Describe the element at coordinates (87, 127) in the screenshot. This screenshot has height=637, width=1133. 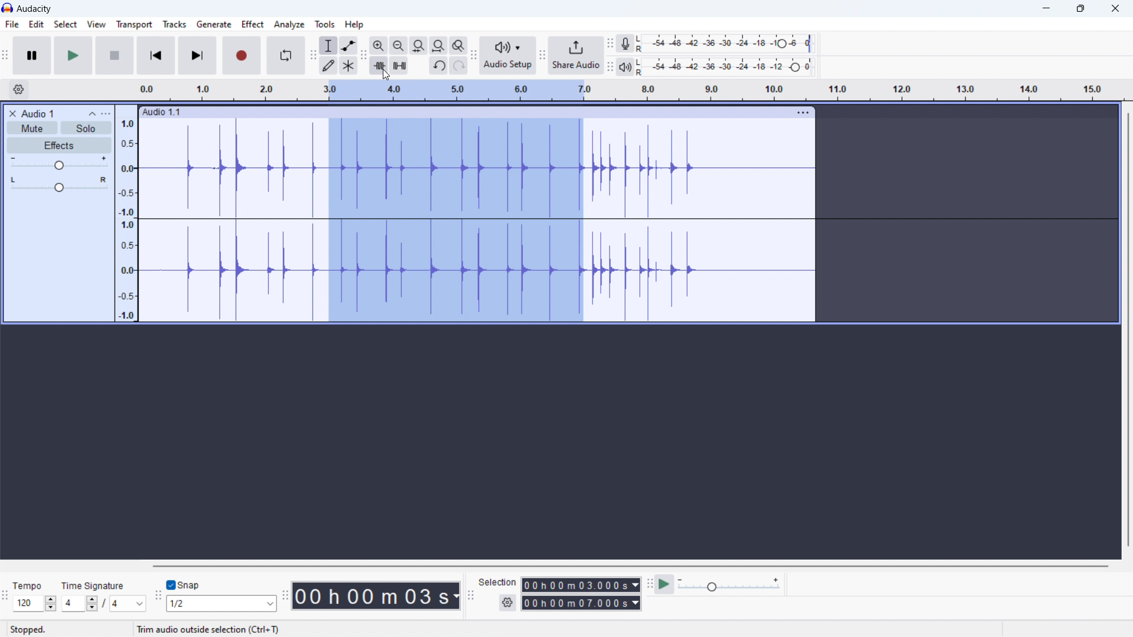
I see `solo` at that location.